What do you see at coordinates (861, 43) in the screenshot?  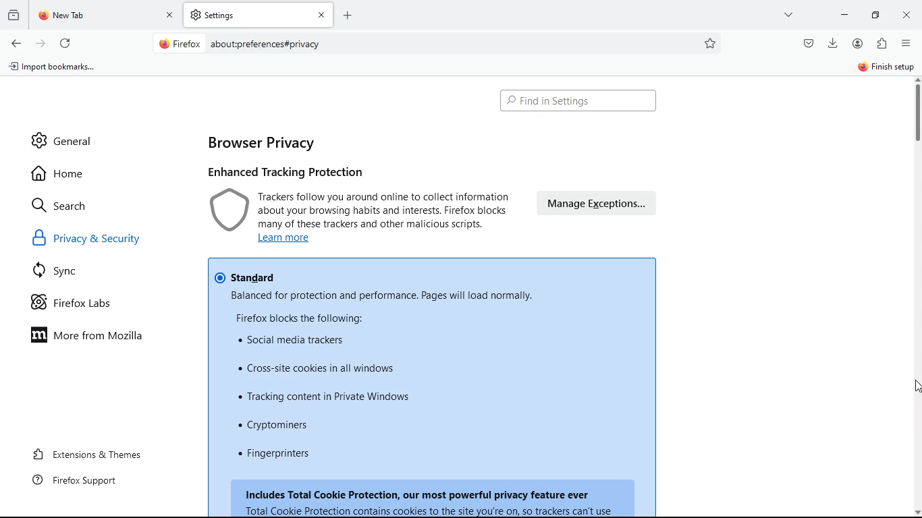 I see `profile` at bounding box center [861, 43].